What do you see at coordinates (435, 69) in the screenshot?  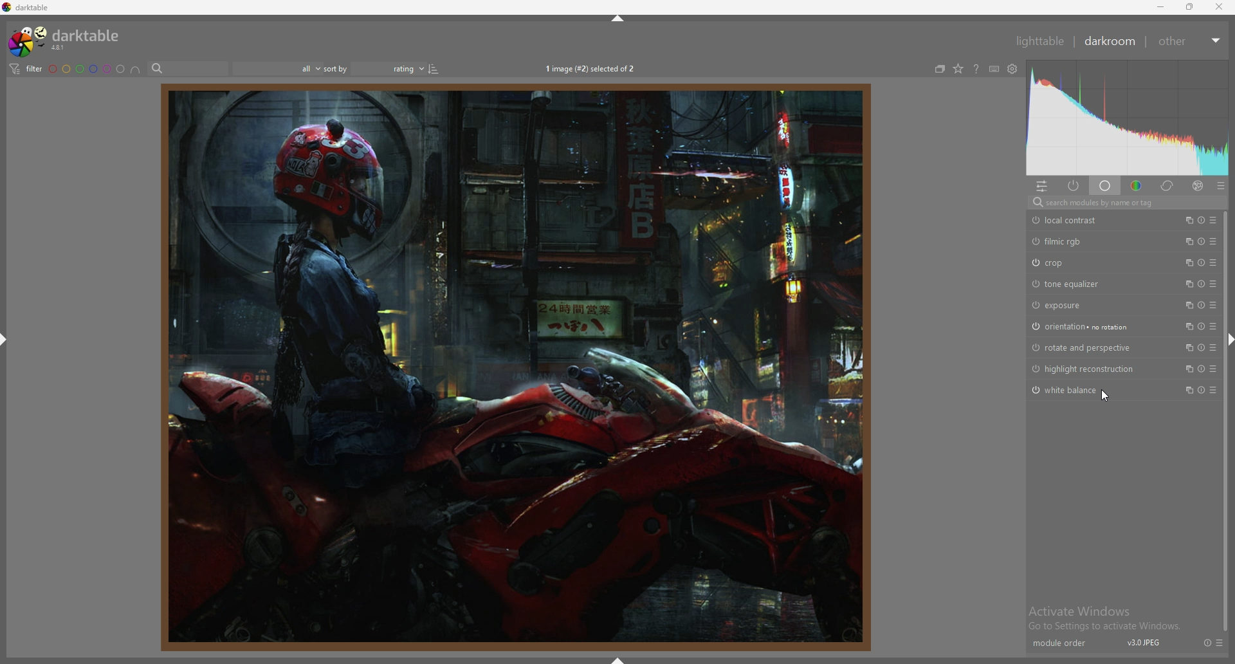 I see `reverse sort order` at bounding box center [435, 69].